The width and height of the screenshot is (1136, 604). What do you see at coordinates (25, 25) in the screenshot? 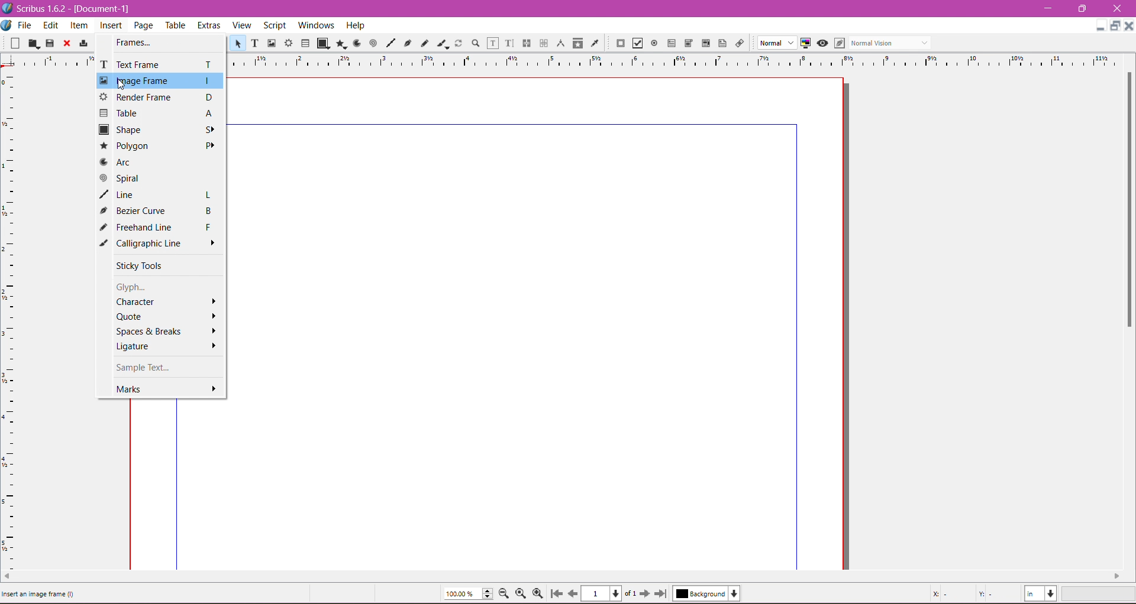
I see `File` at bounding box center [25, 25].